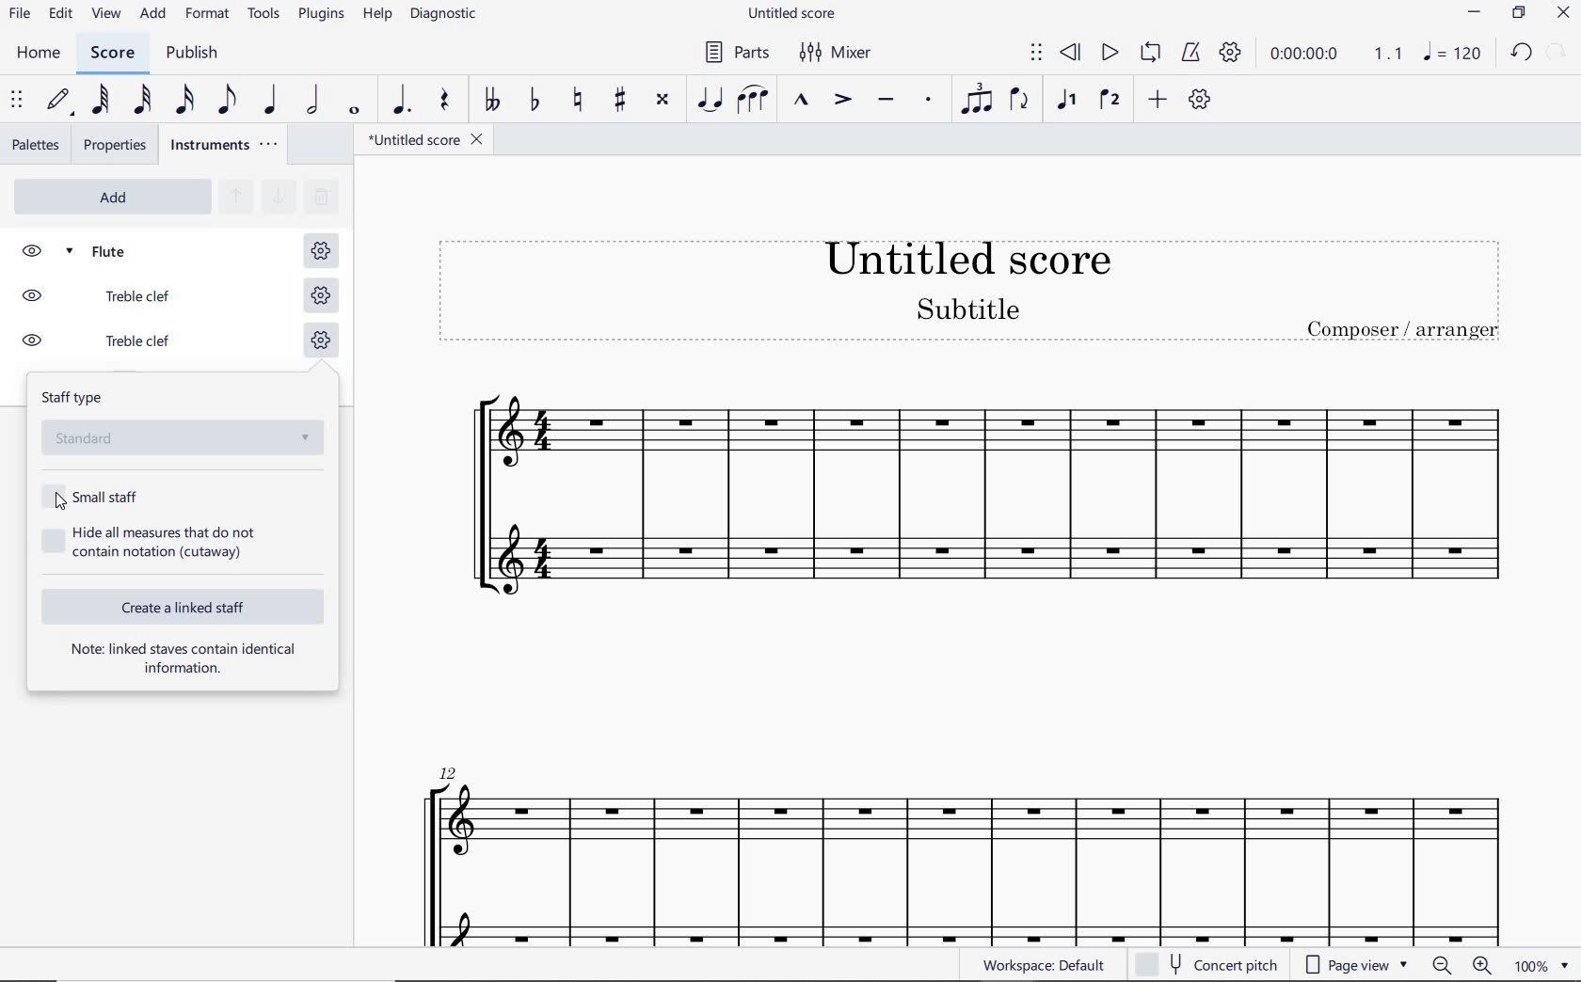  I want to click on SLUR, so click(753, 100).